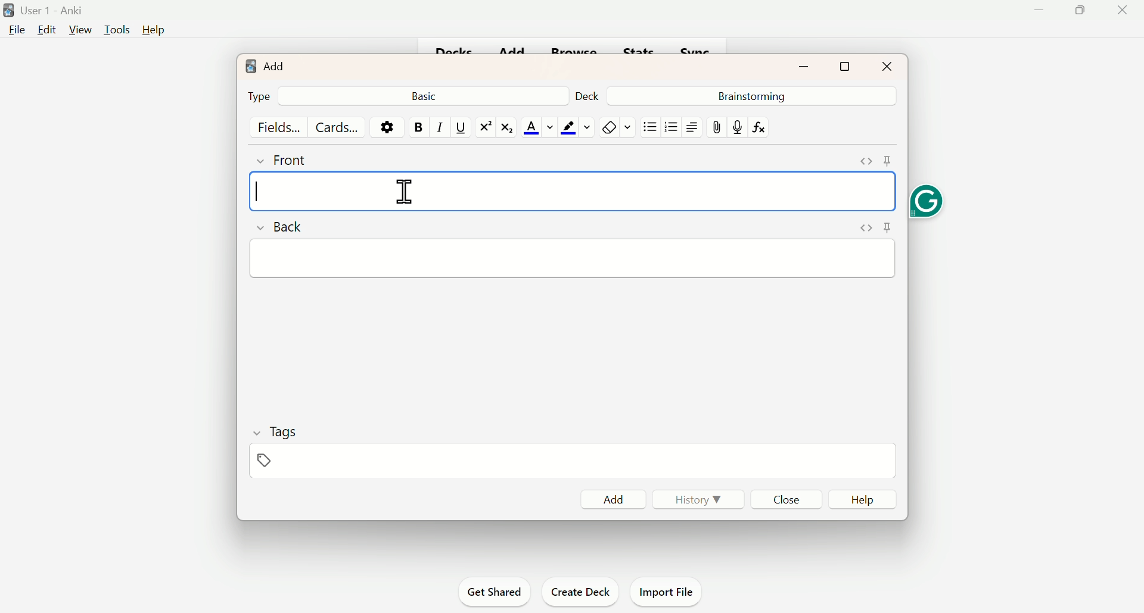 The width and height of the screenshot is (1144, 613). What do you see at coordinates (669, 126) in the screenshot?
I see `Organised List` at bounding box center [669, 126].